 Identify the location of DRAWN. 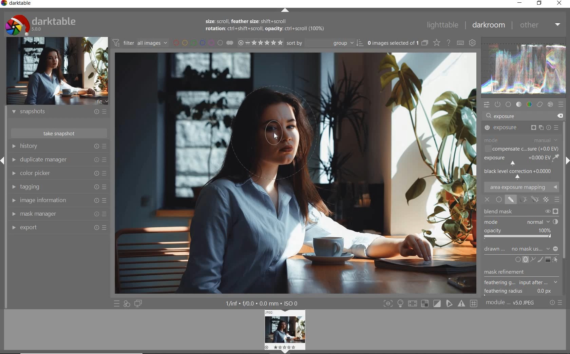
(521, 250).